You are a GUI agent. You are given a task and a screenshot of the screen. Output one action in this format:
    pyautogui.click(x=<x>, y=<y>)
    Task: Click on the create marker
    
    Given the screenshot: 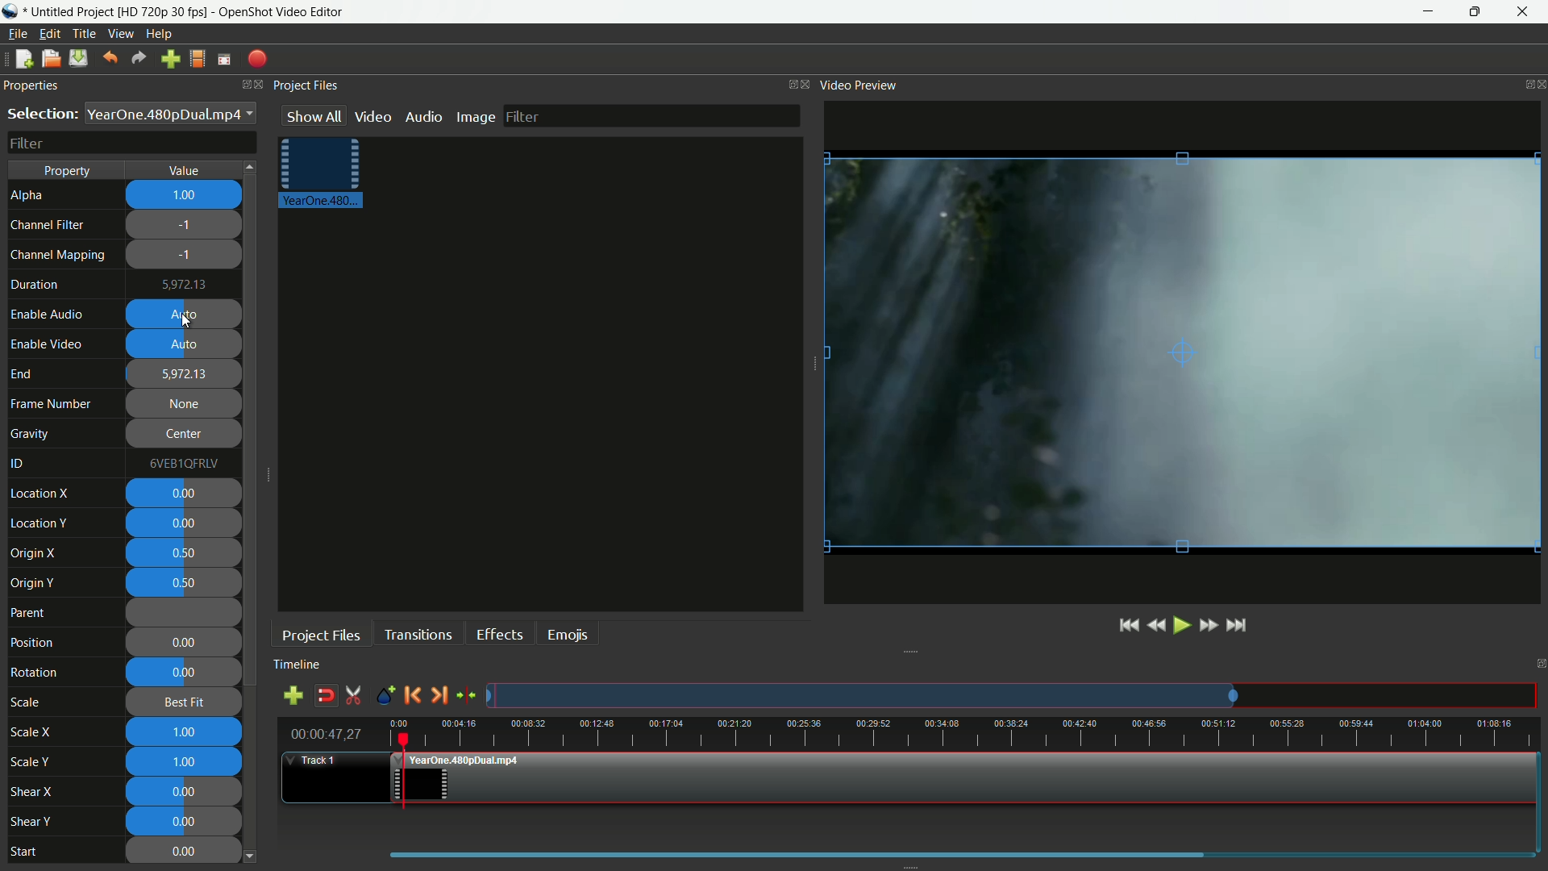 What is the action you would take?
    pyautogui.click(x=384, y=693)
    